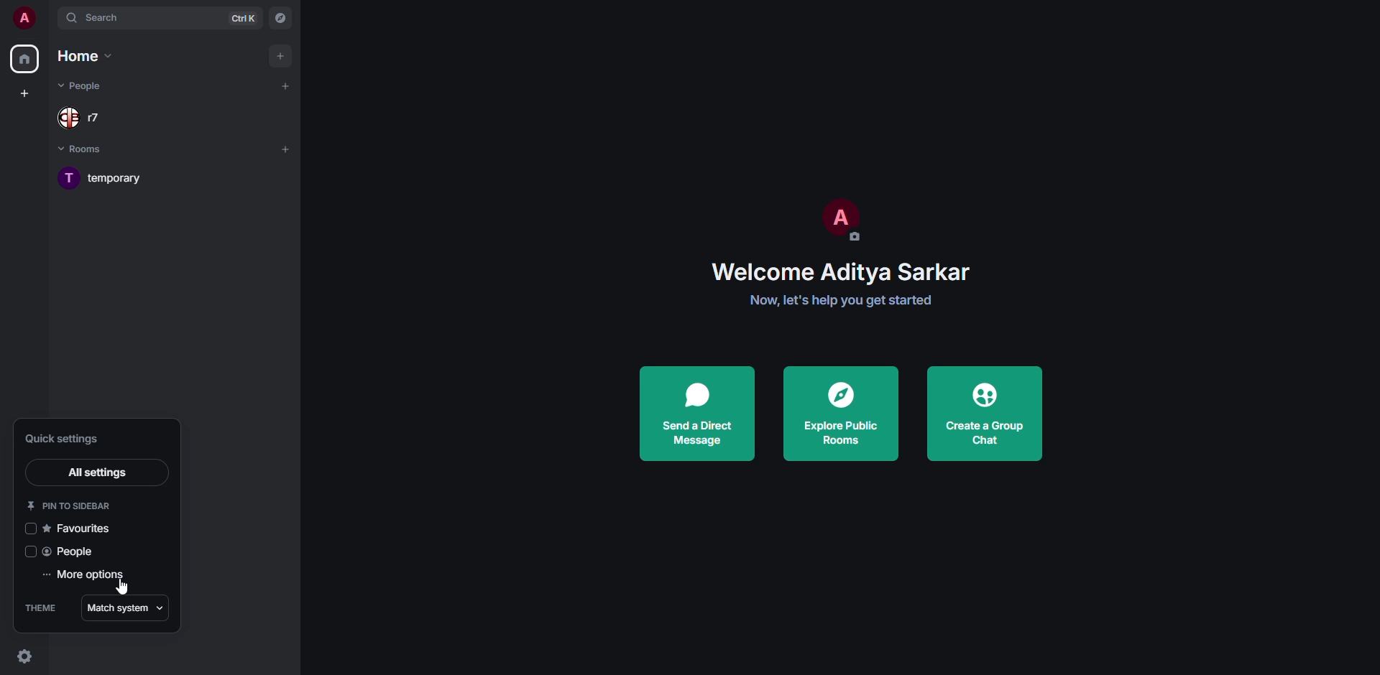 This screenshot has height=675, width=1380. I want to click on click to enable, so click(27, 551).